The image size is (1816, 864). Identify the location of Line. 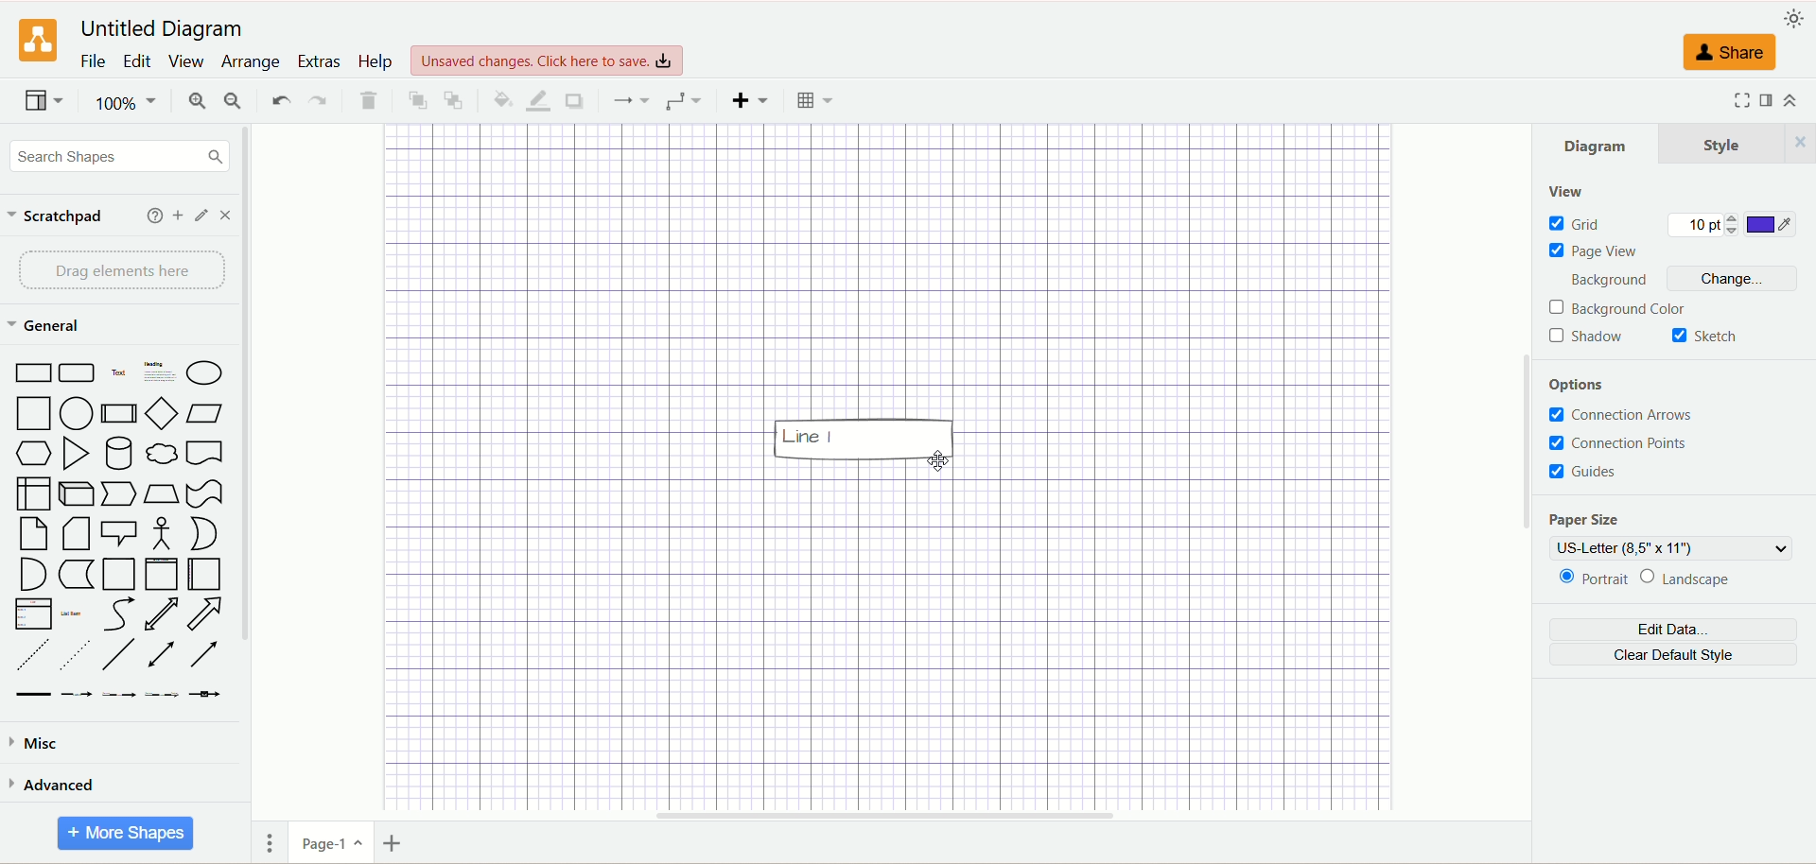
(119, 656).